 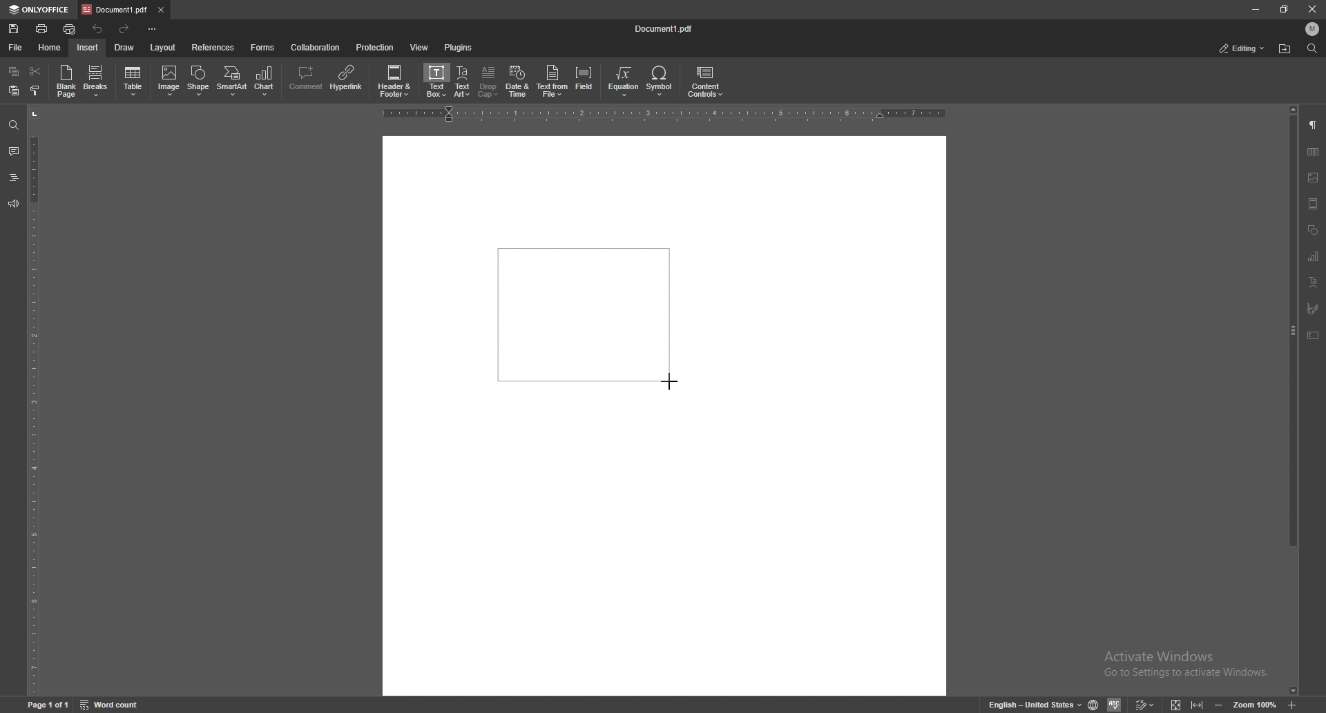 I want to click on equation, so click(x=624, y=82).